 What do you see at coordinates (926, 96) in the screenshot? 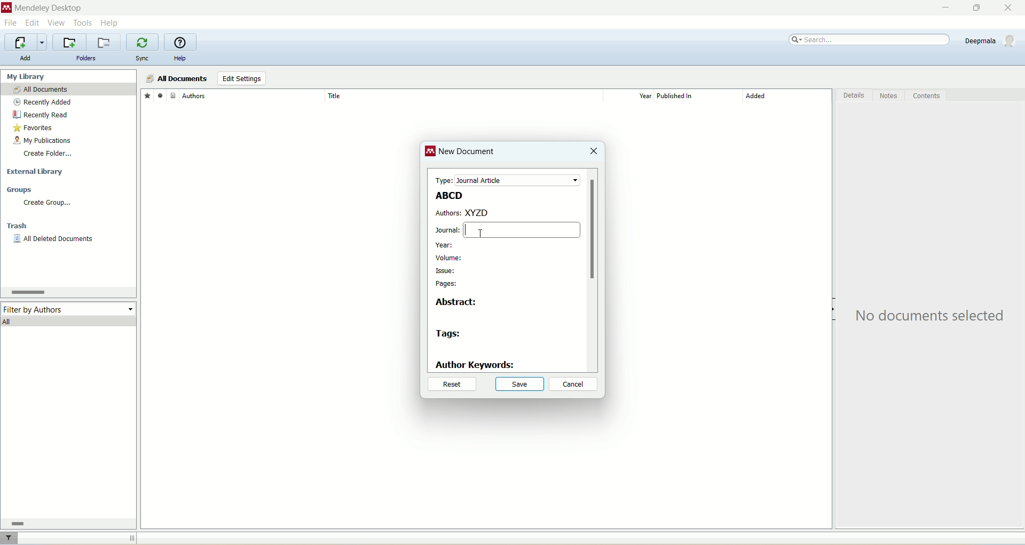
I see `content` at bounding box center [926, 96].